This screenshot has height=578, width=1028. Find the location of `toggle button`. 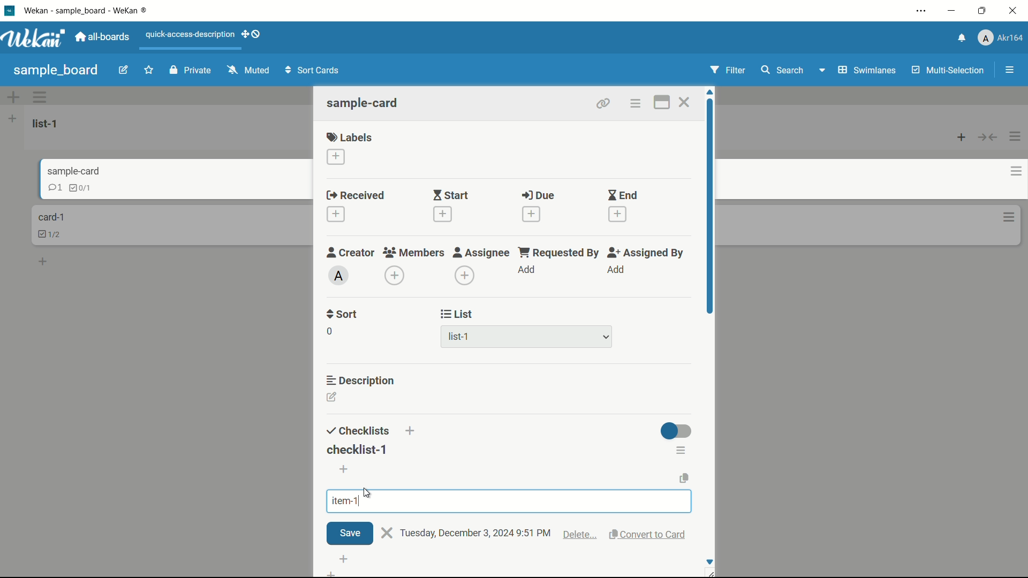

toggle button is located at coordinates (675, 431).